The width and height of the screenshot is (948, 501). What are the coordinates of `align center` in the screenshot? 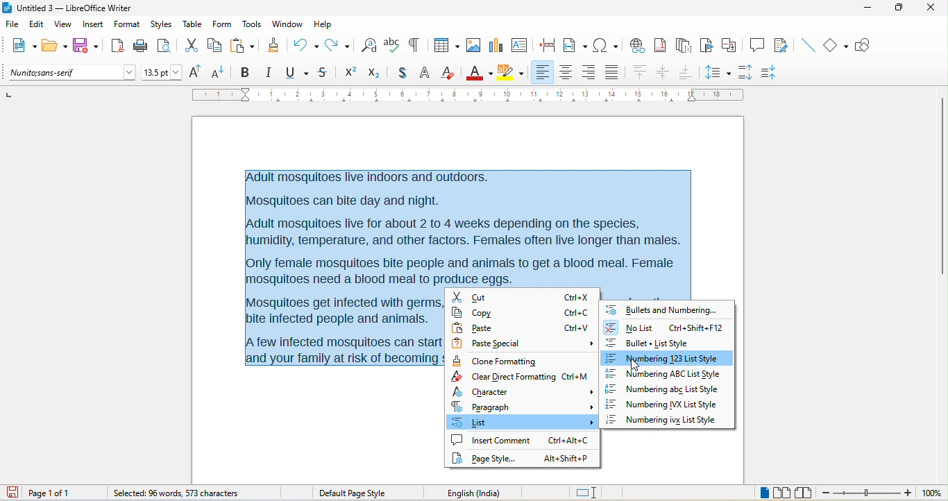 It's located at (567, 73).